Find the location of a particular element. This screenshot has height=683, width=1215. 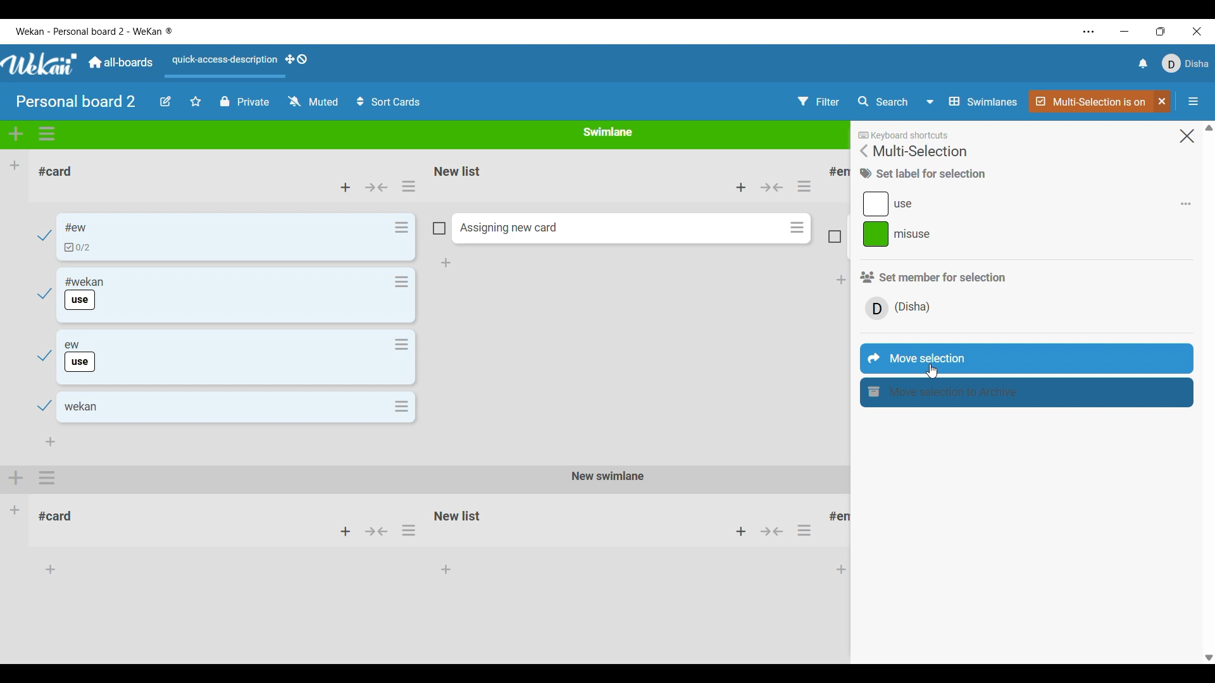

Quick slide to top is located at coordinates (1209, 128).